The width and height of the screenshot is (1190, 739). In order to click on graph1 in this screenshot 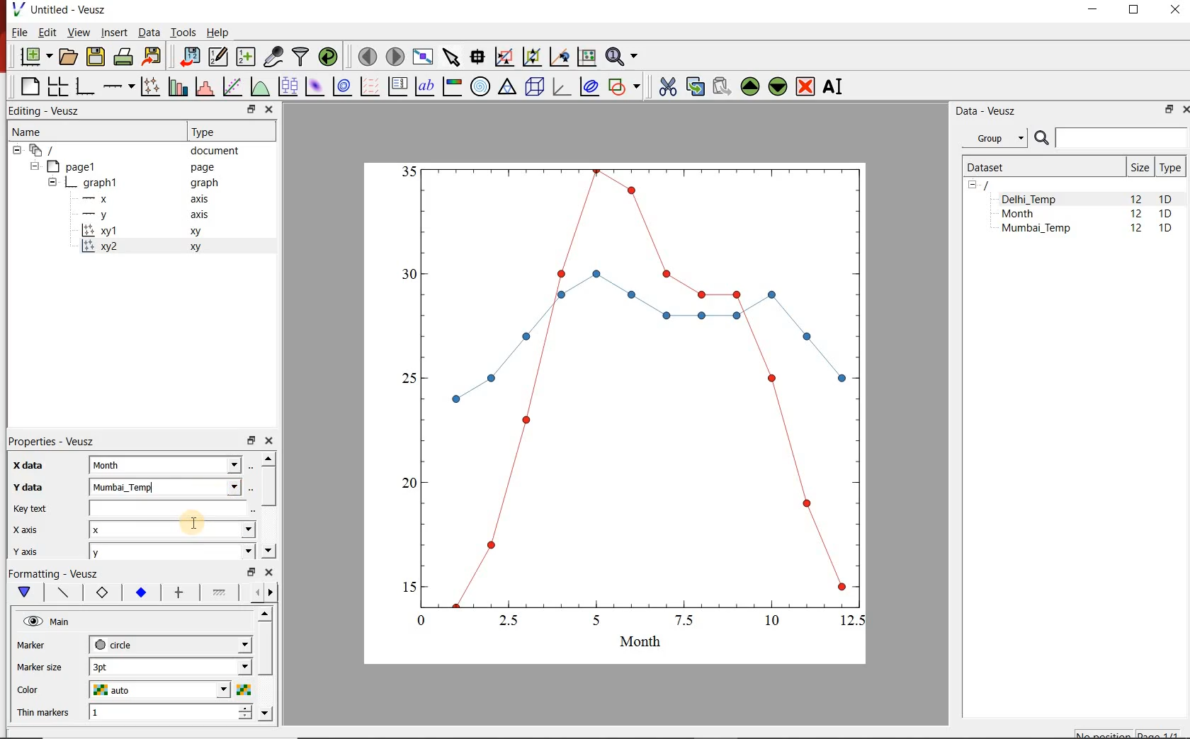, I will do `click(135, 183)`.